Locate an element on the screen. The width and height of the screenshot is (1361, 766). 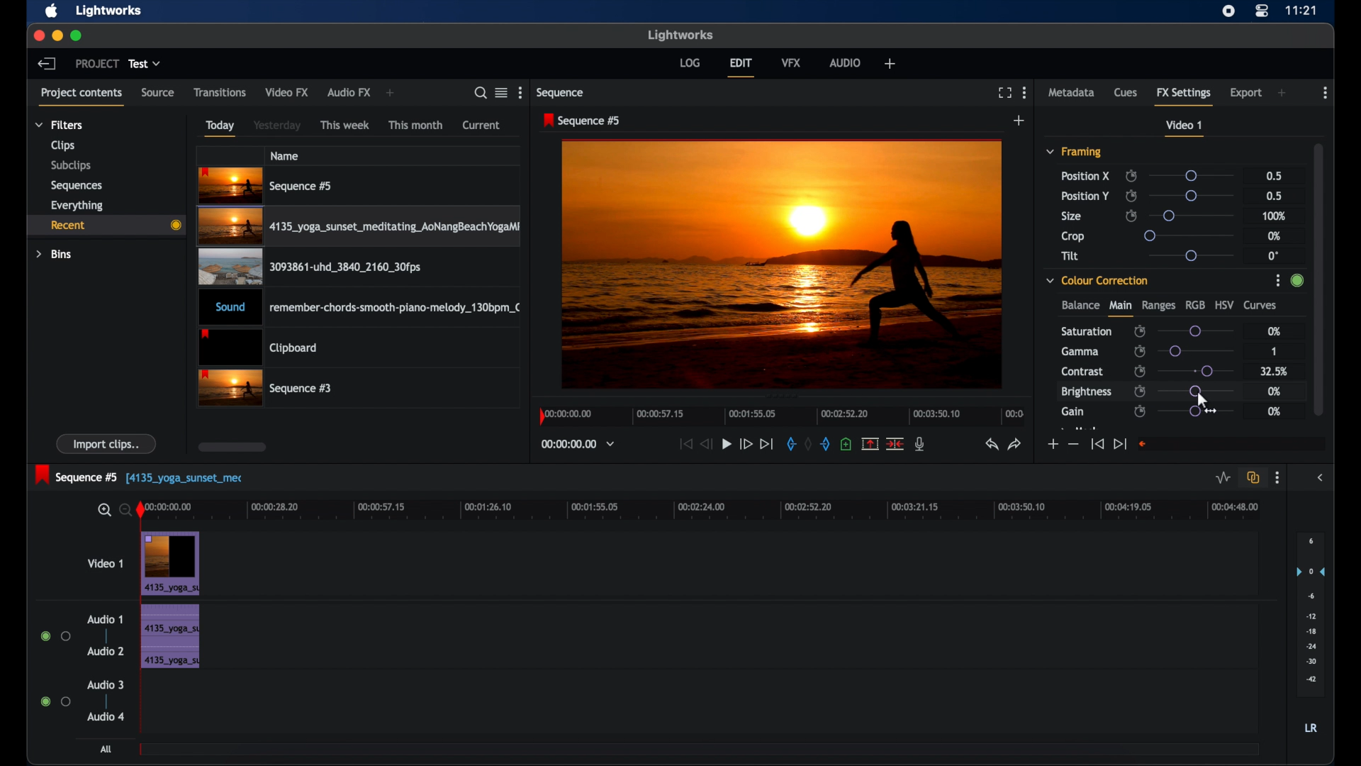
more options is located at coordinates (1326, 93).